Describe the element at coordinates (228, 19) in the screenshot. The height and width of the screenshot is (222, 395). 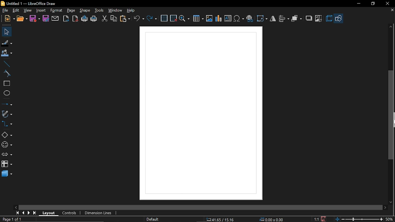
I see `Insert text` at that location.